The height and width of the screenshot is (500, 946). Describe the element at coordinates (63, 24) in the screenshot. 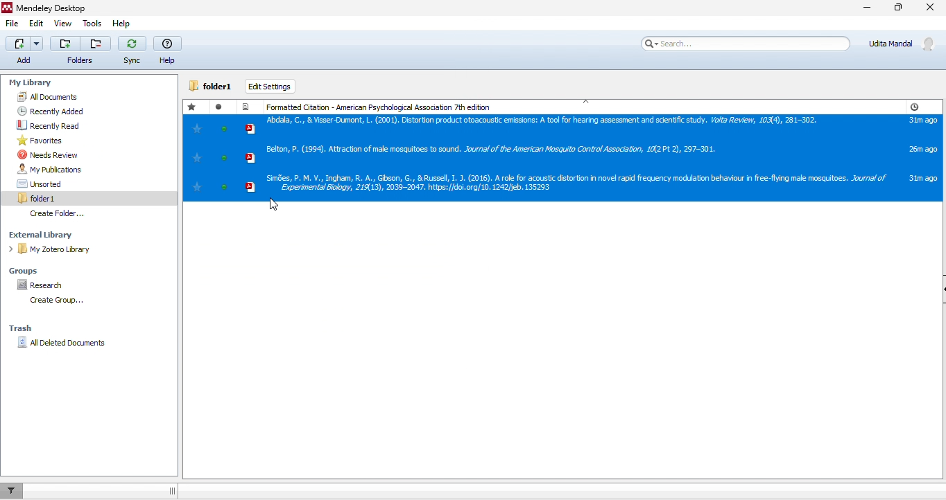

I see `view` at that location.